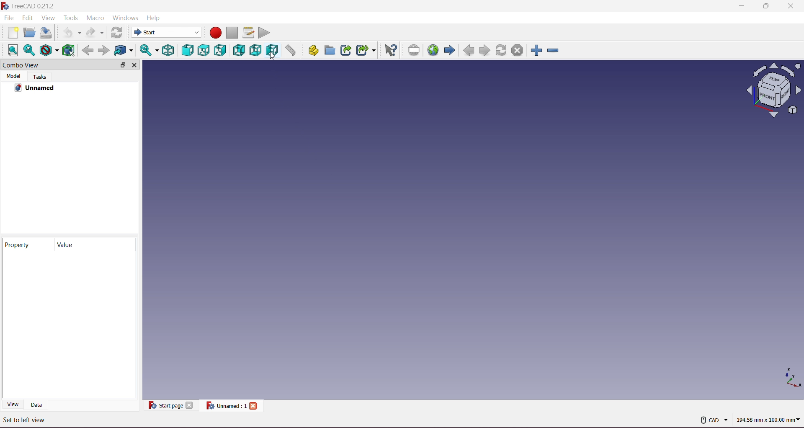 This screenshot has height=428, width=804. Describe the element at coordinates (792, 377) in the screenshot. I see `Axis` at that location.